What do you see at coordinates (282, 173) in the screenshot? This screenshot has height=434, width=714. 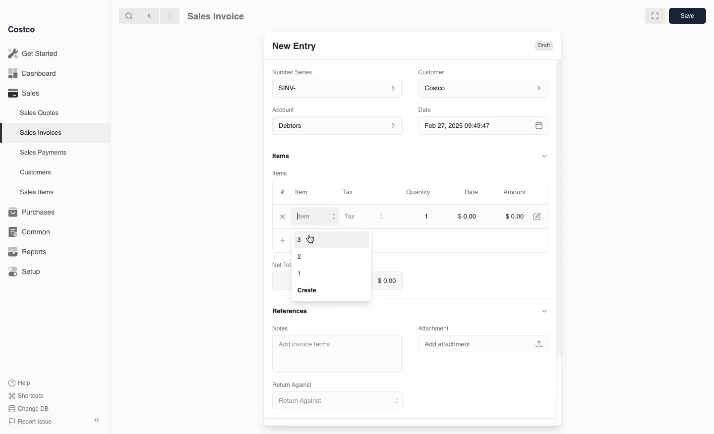 I see `Items` at bounding box center [282, 173].